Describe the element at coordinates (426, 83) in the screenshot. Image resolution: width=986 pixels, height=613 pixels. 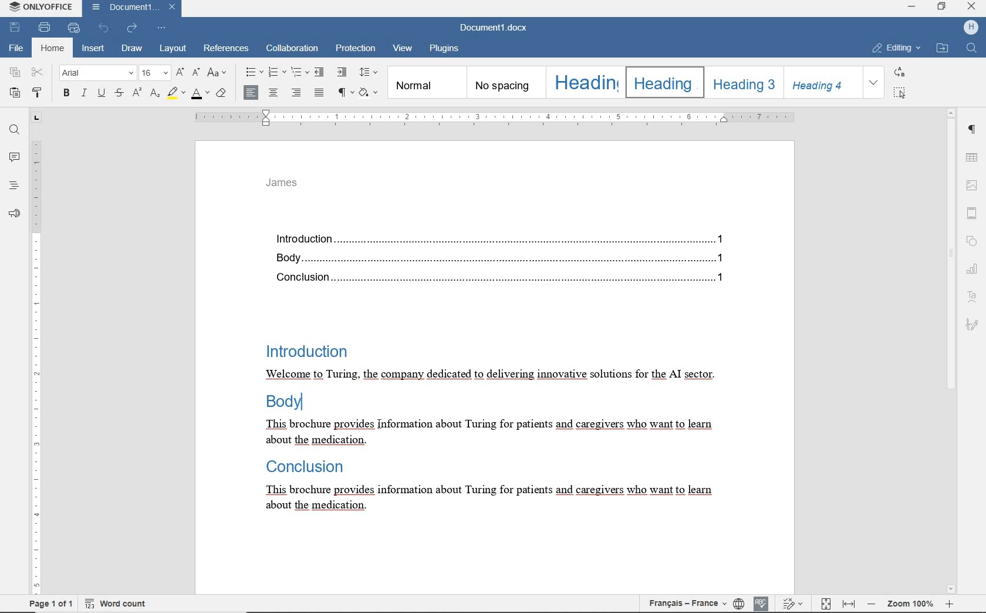
I see `NORMAL` at that location.